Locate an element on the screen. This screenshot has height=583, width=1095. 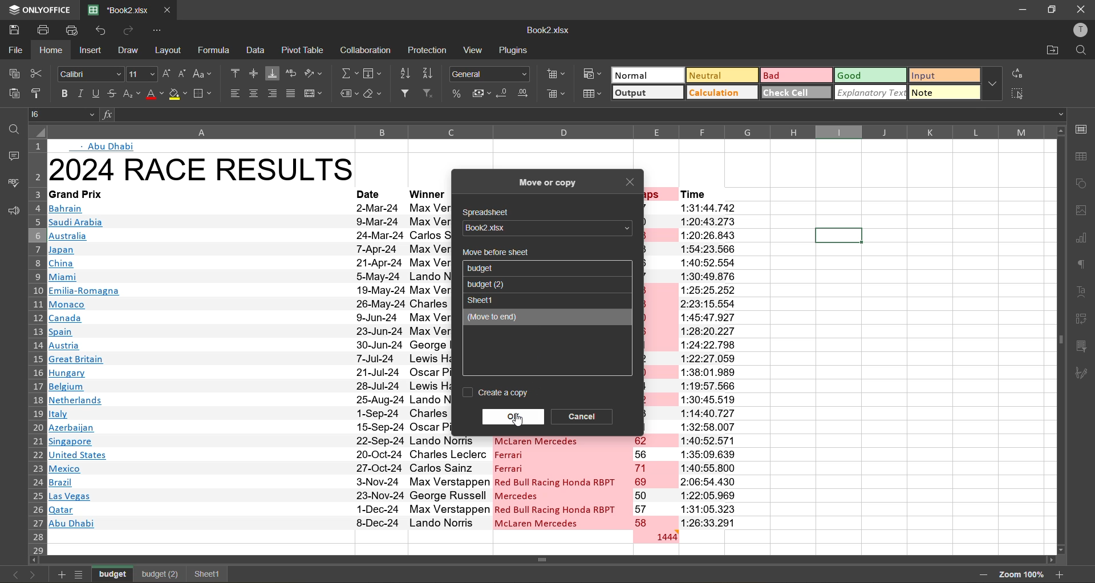
decrement size is located at coordinates (184, 74).